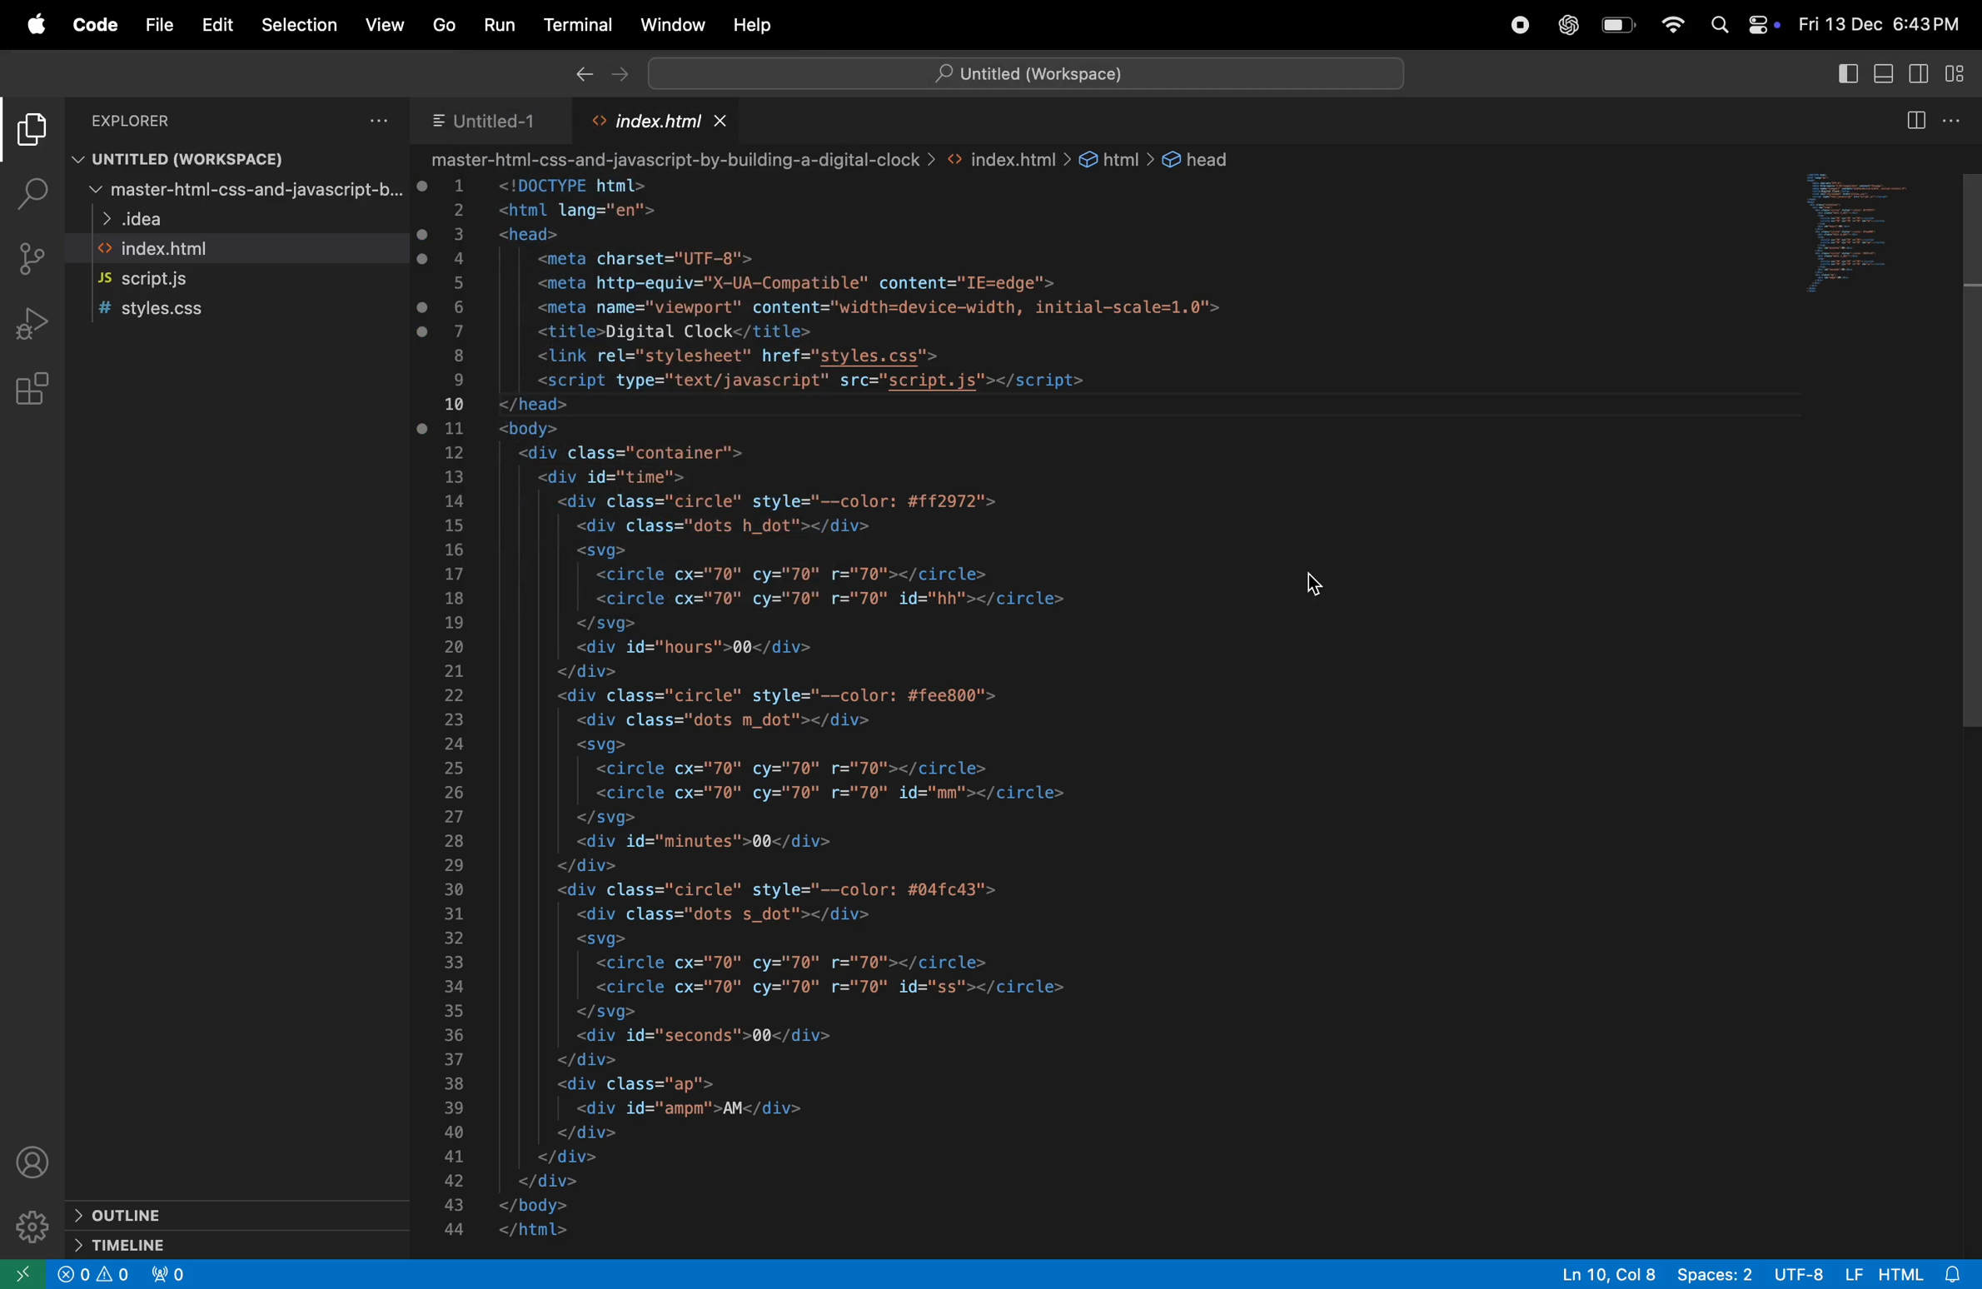  I want to click on back ward, so click(580, 73).